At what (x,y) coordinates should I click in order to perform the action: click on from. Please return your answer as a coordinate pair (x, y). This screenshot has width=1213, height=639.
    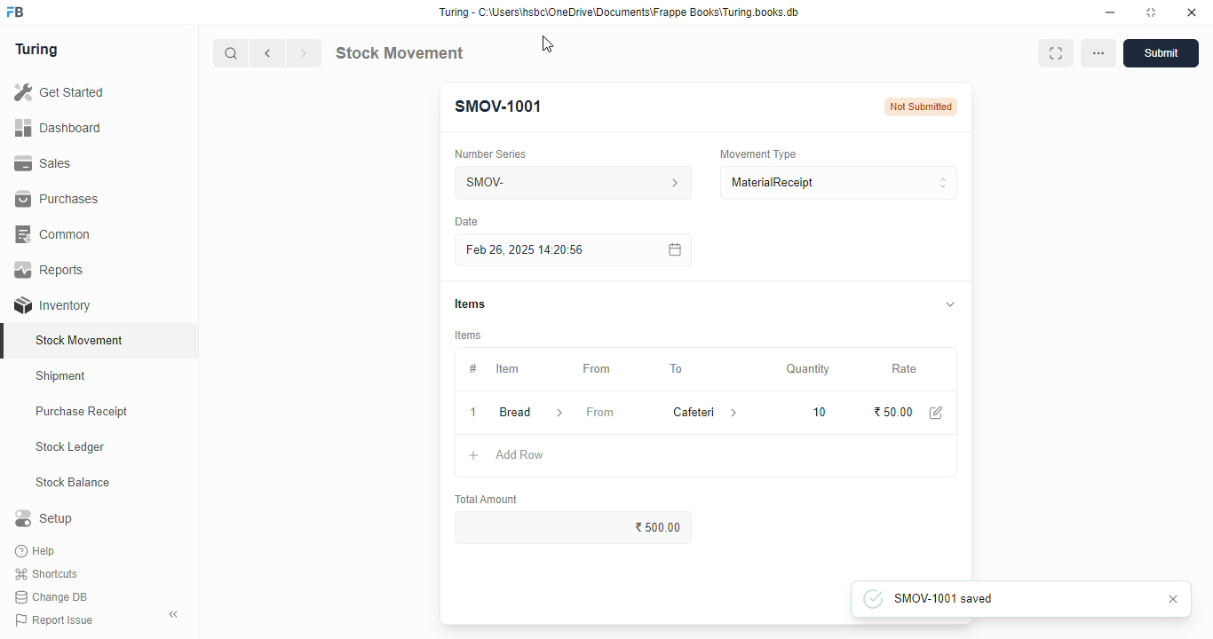
    Looking at the image, I should click on (600, 412).